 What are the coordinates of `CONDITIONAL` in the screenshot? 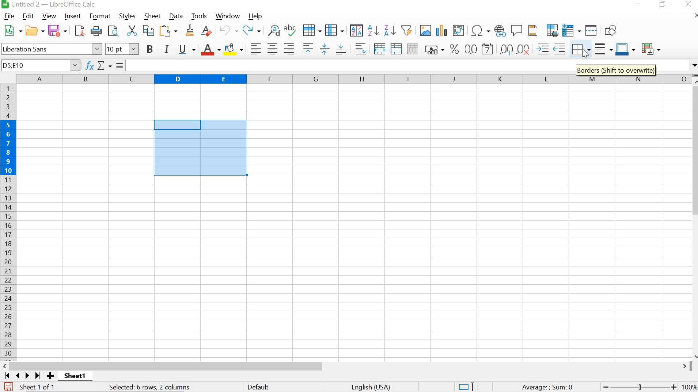 It's located at (650, 49).